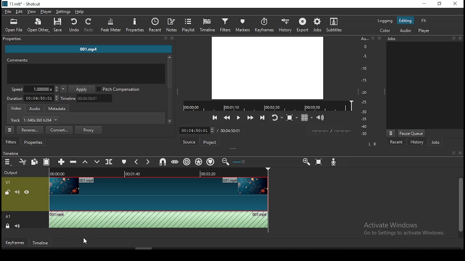 The width and height of the screenshot is (465, 261). Describe the element at coordinates (285, 24) in the screenshot. I see `history` at that location.